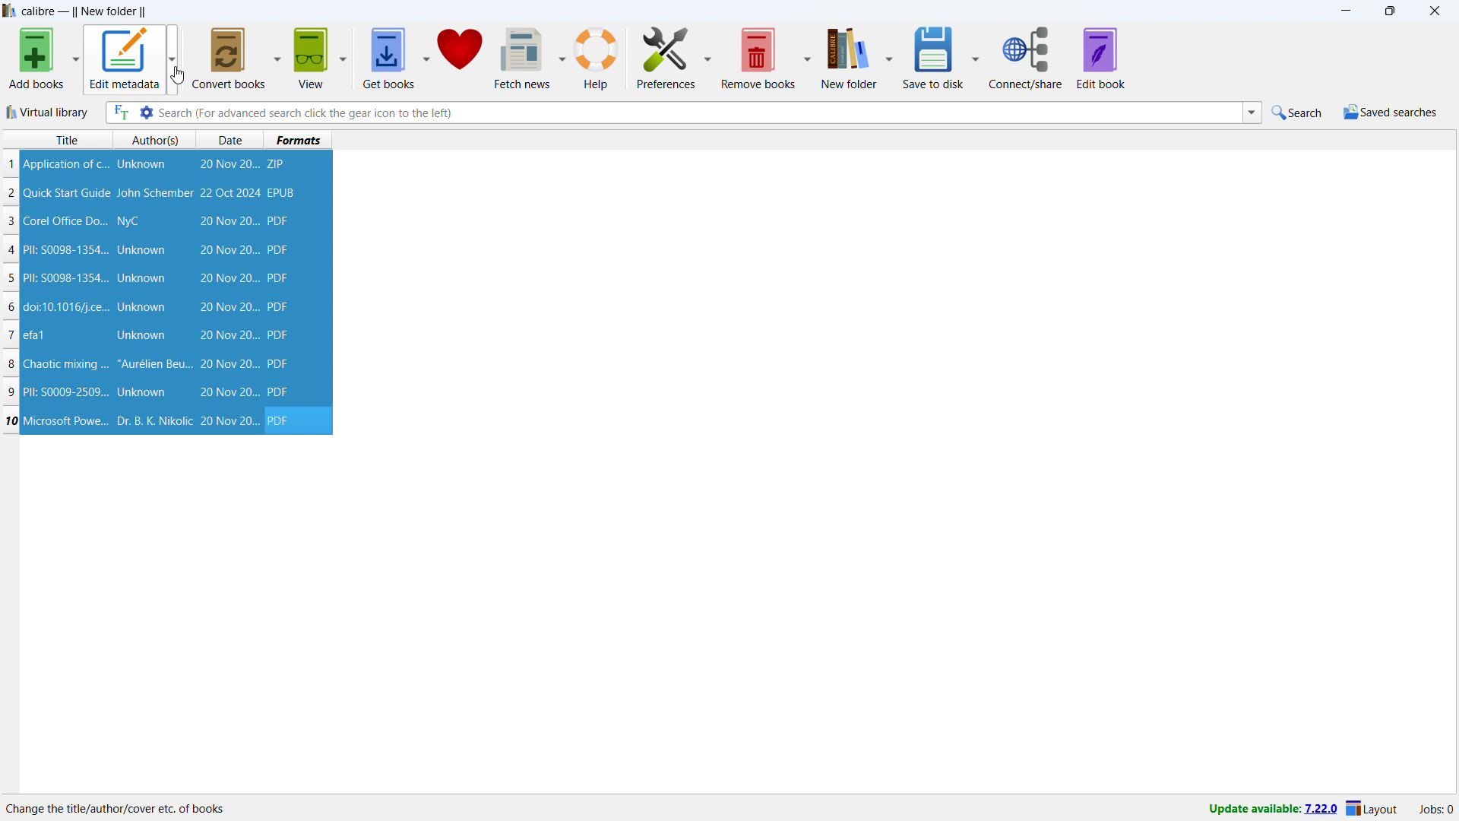  Describe the element at coordinates (11, 334) in the screenshot. I see `7` at that location.